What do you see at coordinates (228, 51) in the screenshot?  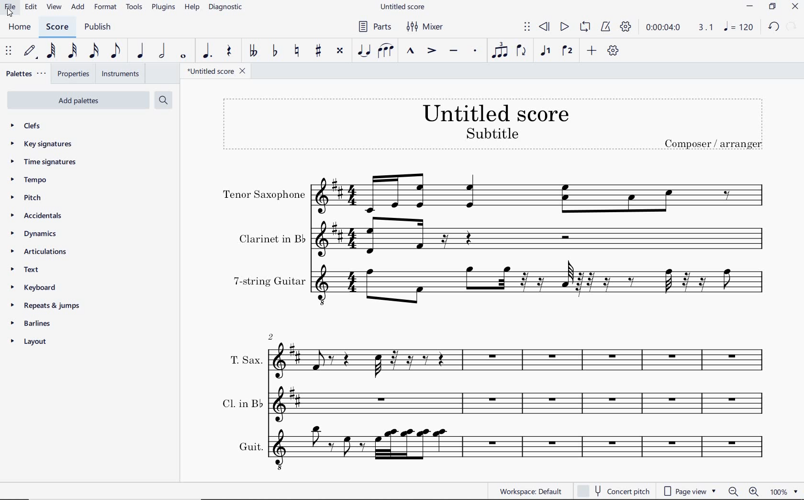 I see `REST` at bounding box center [228, 51].